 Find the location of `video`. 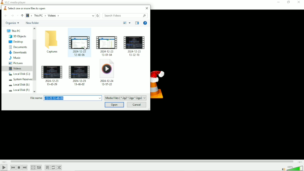

video is located at coordinates (80, 75).